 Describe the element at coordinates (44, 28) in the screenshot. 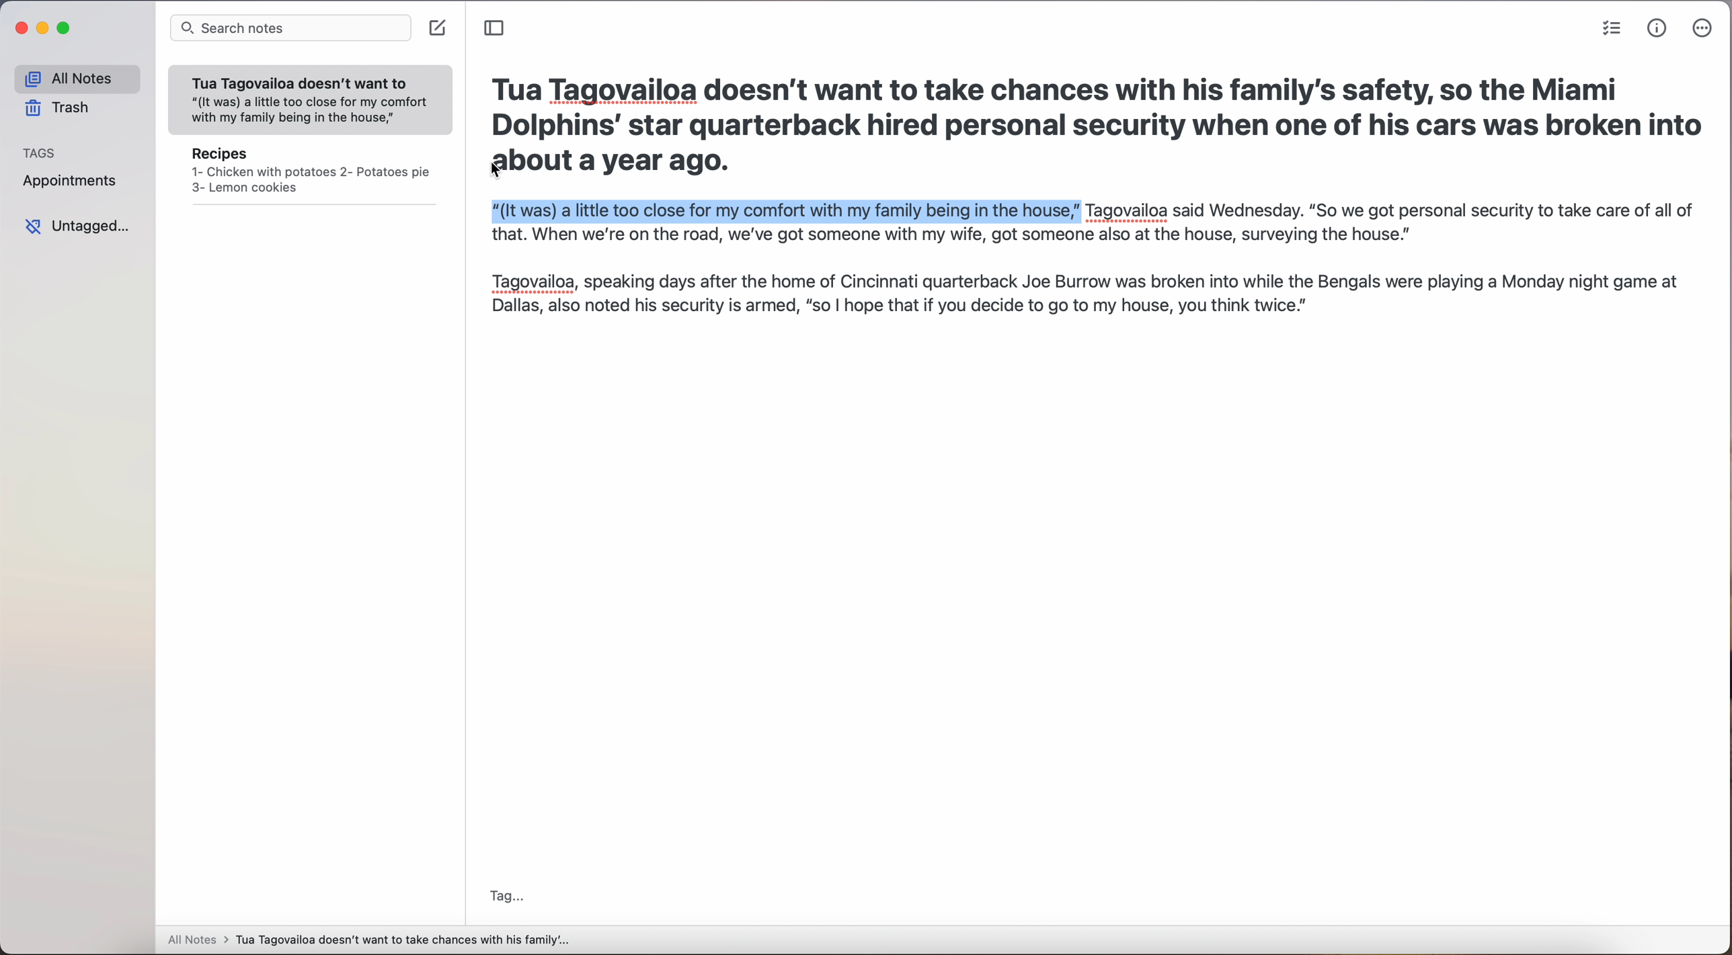

I see `minimize Simplenote` at that location.